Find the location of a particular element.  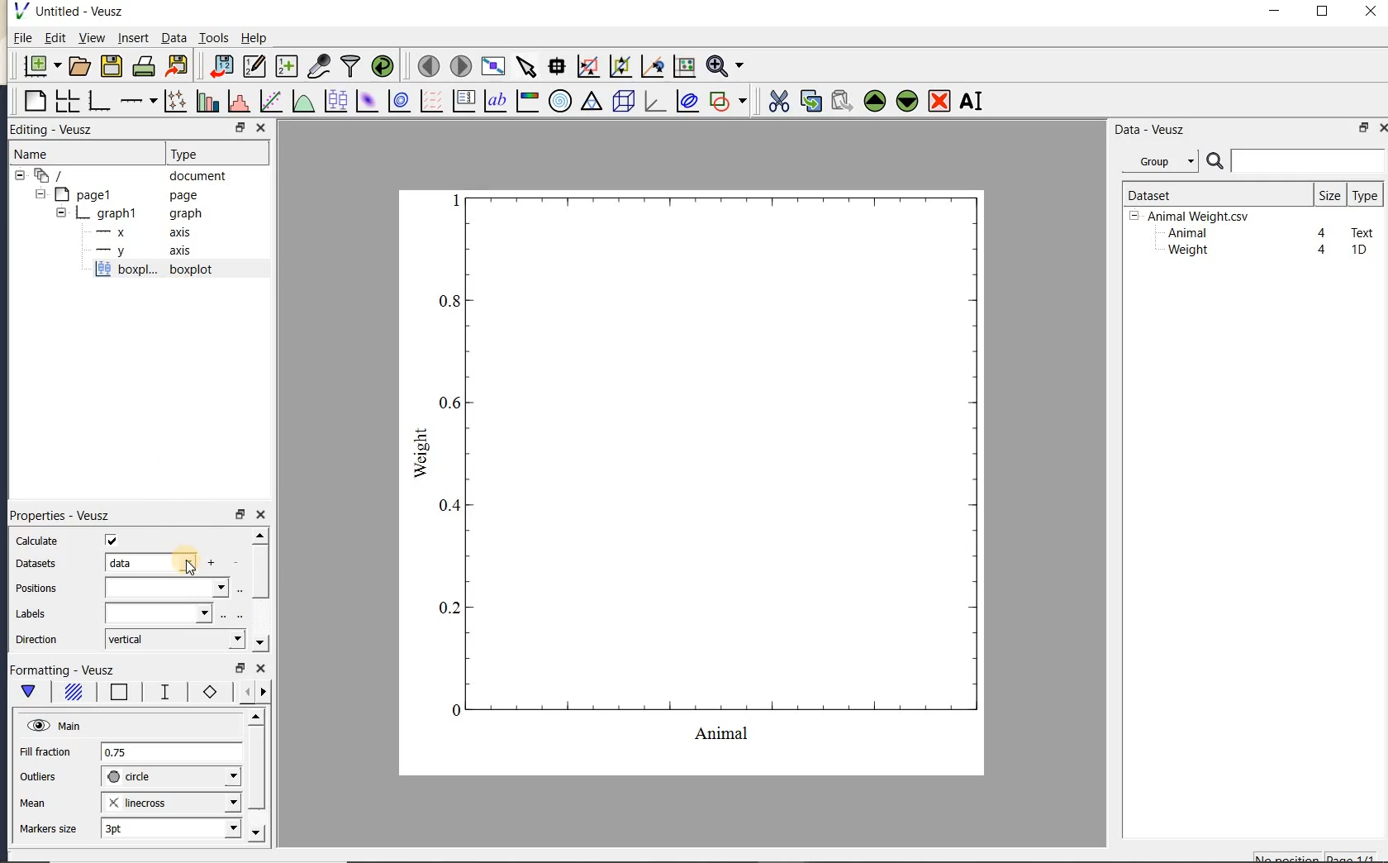

Type is located at coordinates (213, 152).